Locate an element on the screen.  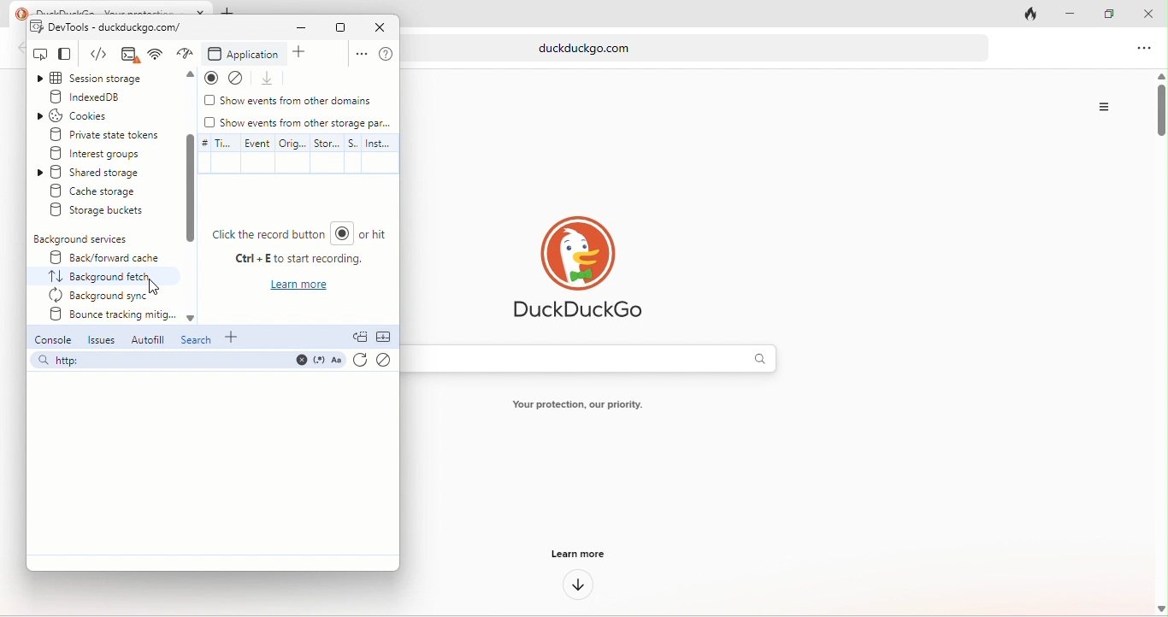
select option is located at coordinates (106, 277).